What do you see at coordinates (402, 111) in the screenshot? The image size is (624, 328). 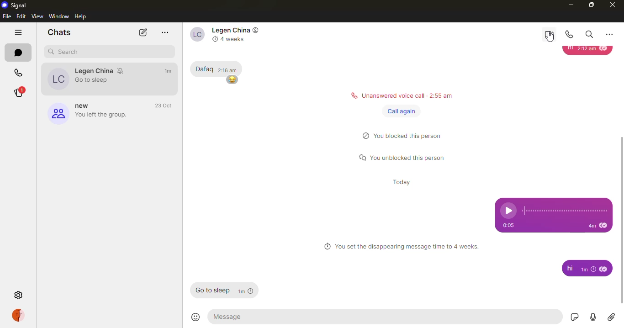 I see `call again` at bounding box center [402, 111].